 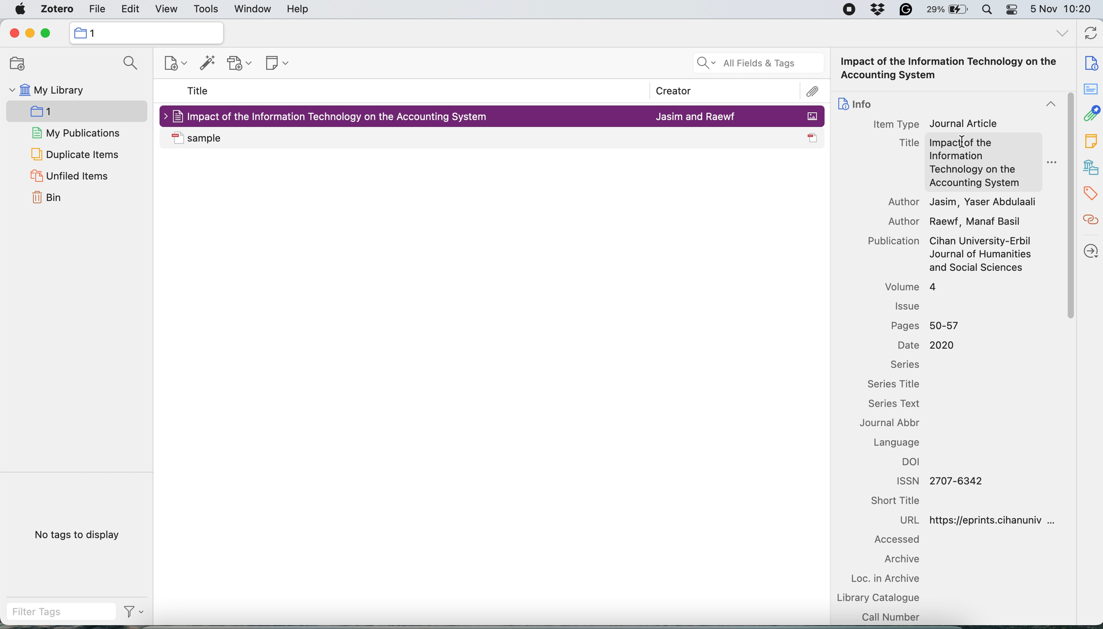 I want to click on 5 Nov 10:20, so click(x=1061, y=9).